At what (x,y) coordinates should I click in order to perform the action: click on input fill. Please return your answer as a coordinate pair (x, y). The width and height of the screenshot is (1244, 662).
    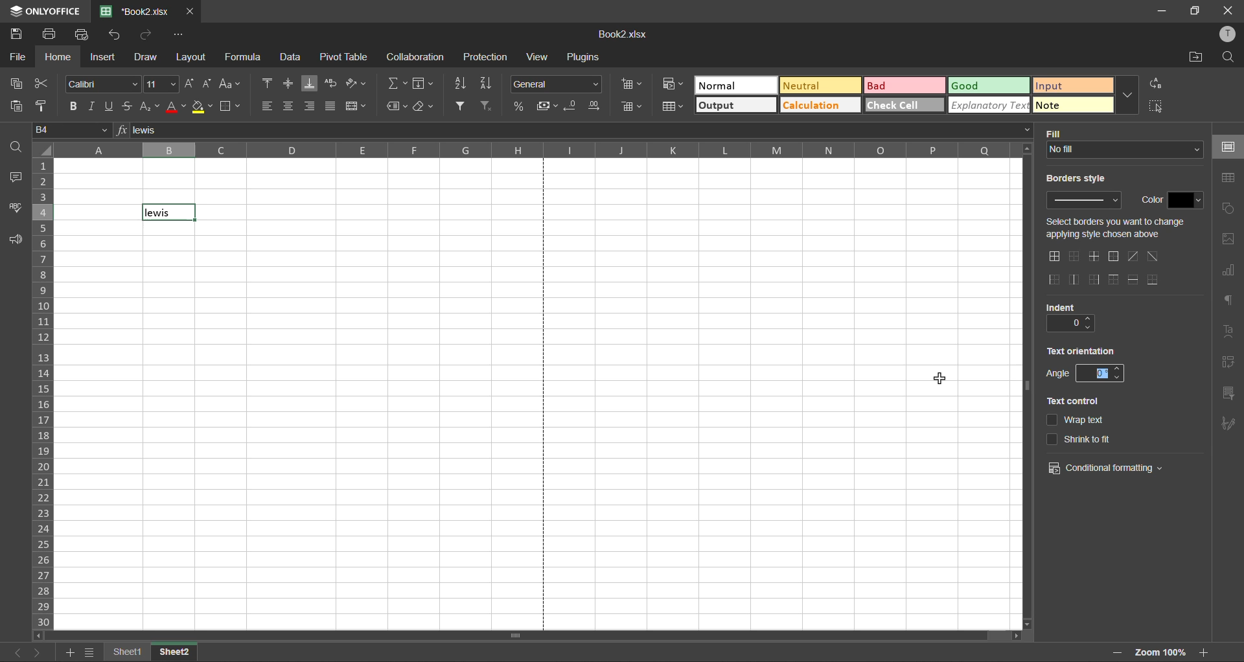
    Looking at the image, I should click on (1123, 150).